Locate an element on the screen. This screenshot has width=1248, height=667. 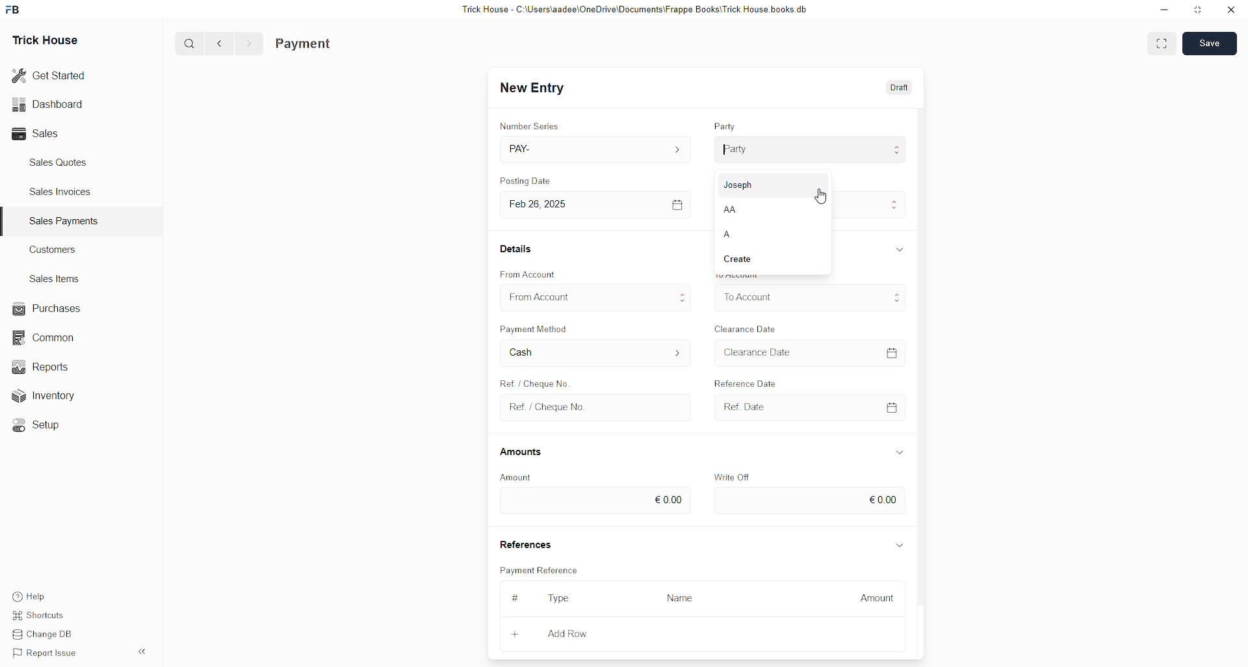
To Account is located at coordinates (810, 297).